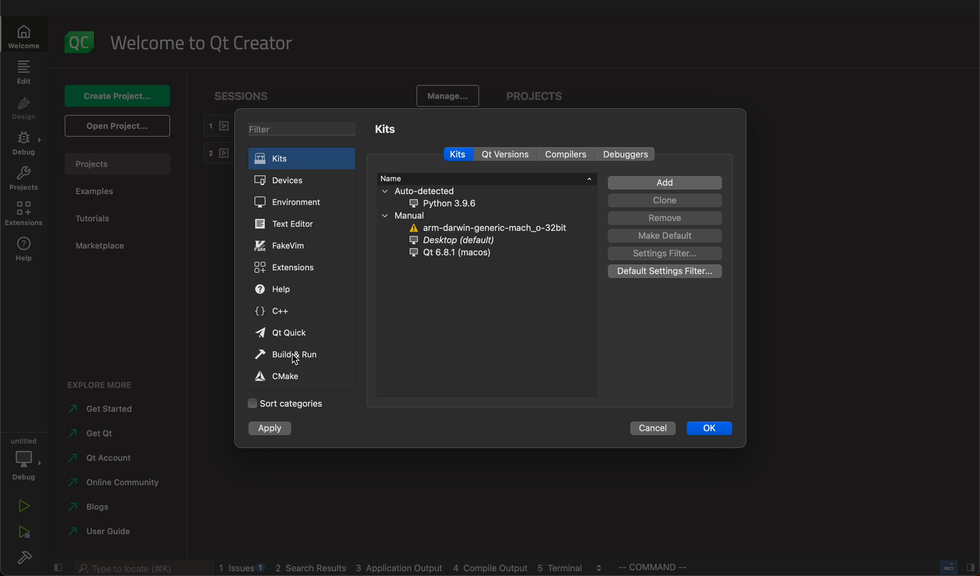 The width and height of the screenshot is (980, 576). What do you see at coordinates (664, 254) in the screenshot?
I see `filter` at bounding box center [664, 254].